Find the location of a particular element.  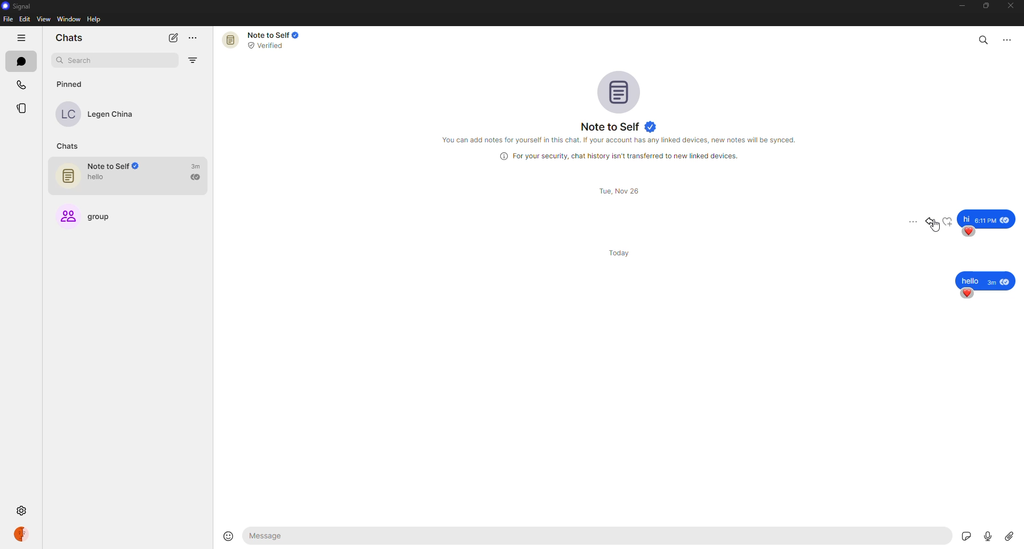

edit is located at coordinates (24, 19).